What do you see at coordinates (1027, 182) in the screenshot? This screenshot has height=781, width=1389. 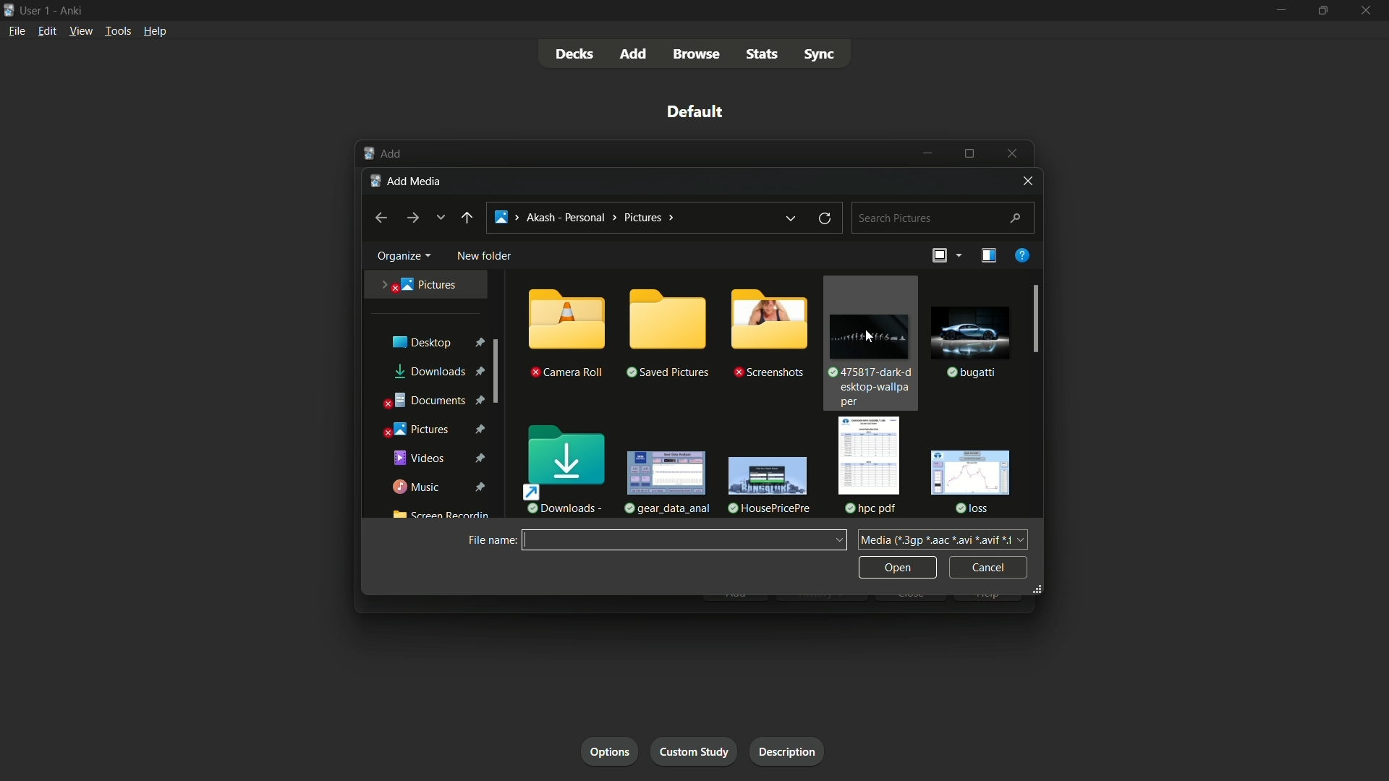 I see `close window` at bounding box center [1027, 182].